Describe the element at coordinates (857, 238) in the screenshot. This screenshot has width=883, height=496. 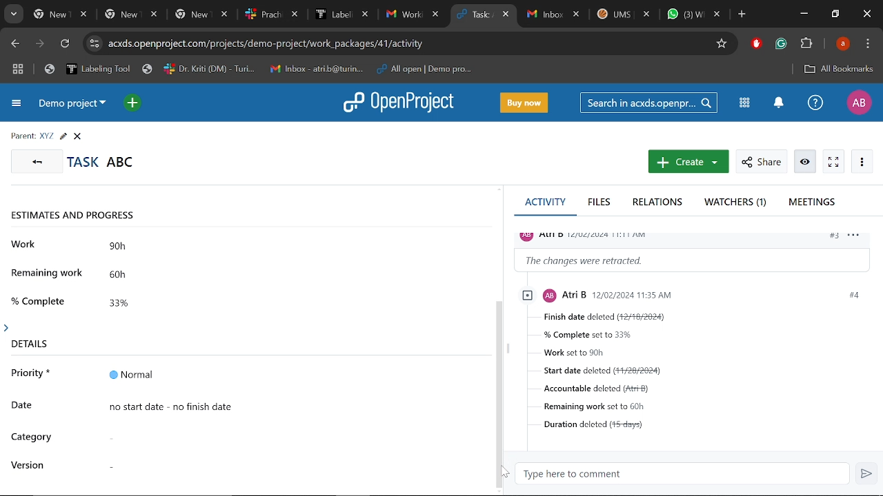
I see `options` at that location.